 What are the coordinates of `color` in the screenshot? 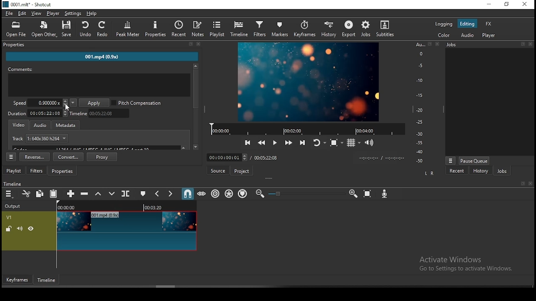 It's located at (444, 35).